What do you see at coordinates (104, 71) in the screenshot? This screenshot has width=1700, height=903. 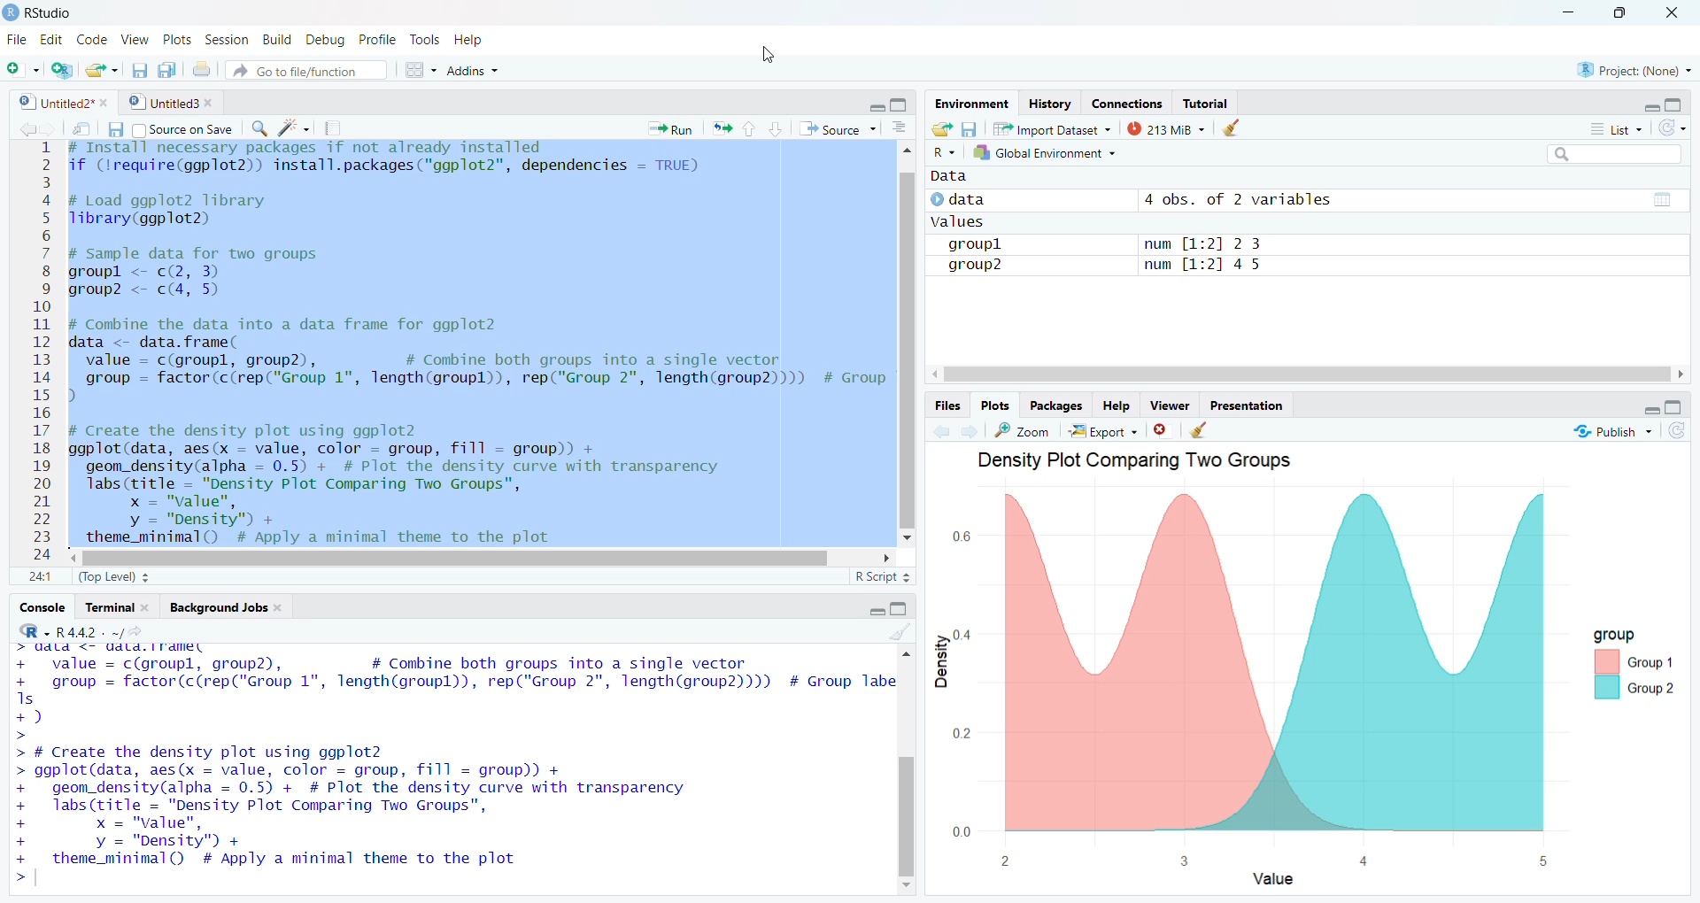 I see `open an existing file` at bounding box center [104, 71].